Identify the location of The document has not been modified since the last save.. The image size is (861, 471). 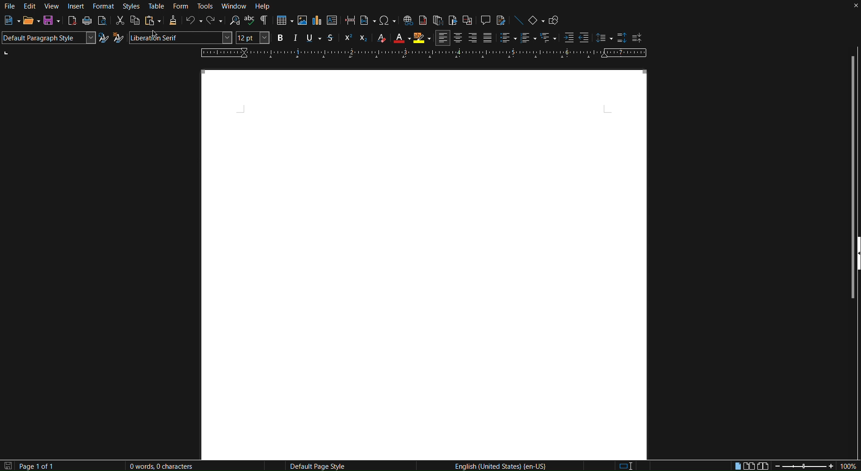
(6, 466).